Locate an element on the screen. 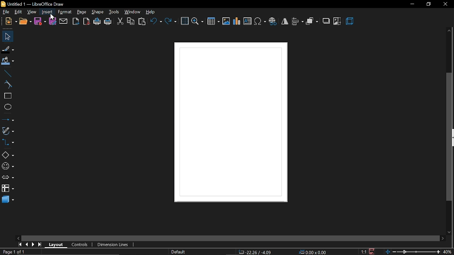 The image size is (454, 255). file is located at coordinates (7, 12).